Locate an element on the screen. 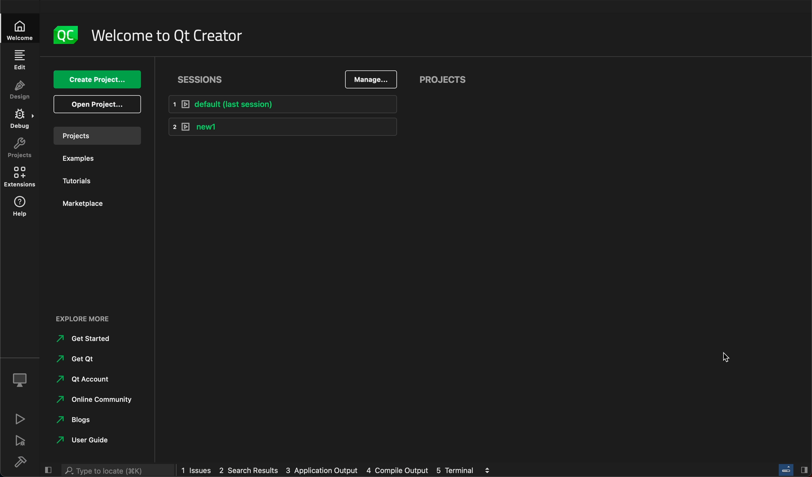 Image resolution: width=812 pixels, height=477 pixels. online community is located at coordinates (94, 401).